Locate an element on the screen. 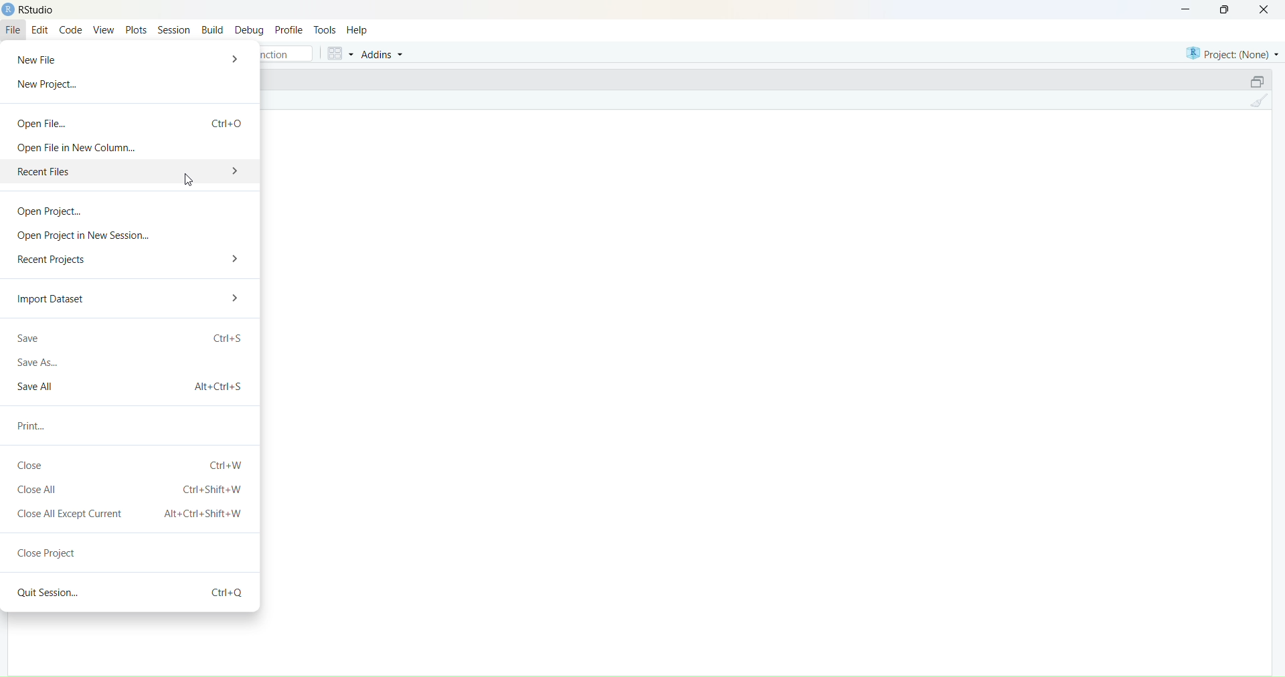  Workspace panes is located at coordinates (339, 53).